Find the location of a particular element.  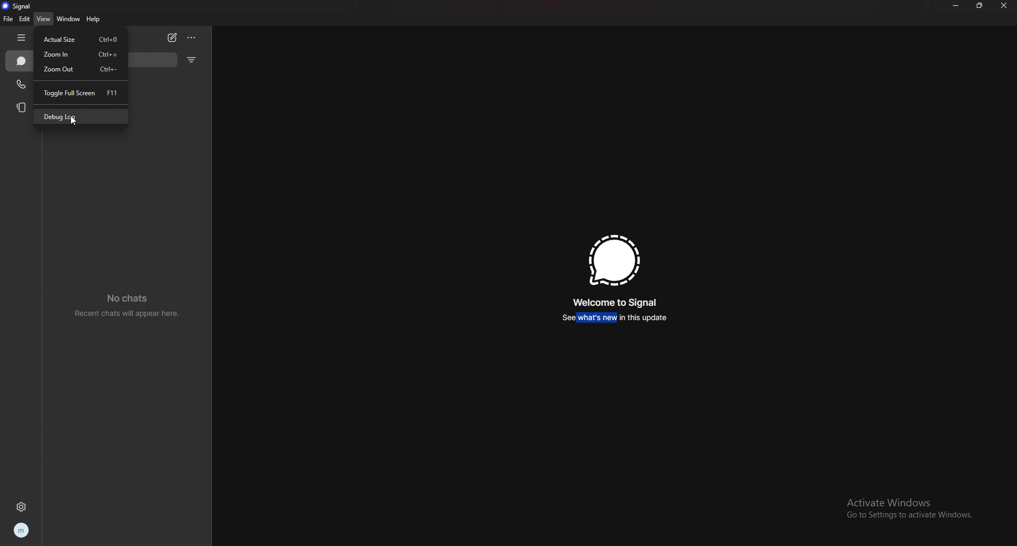

options is located at coordinates (191, 38).